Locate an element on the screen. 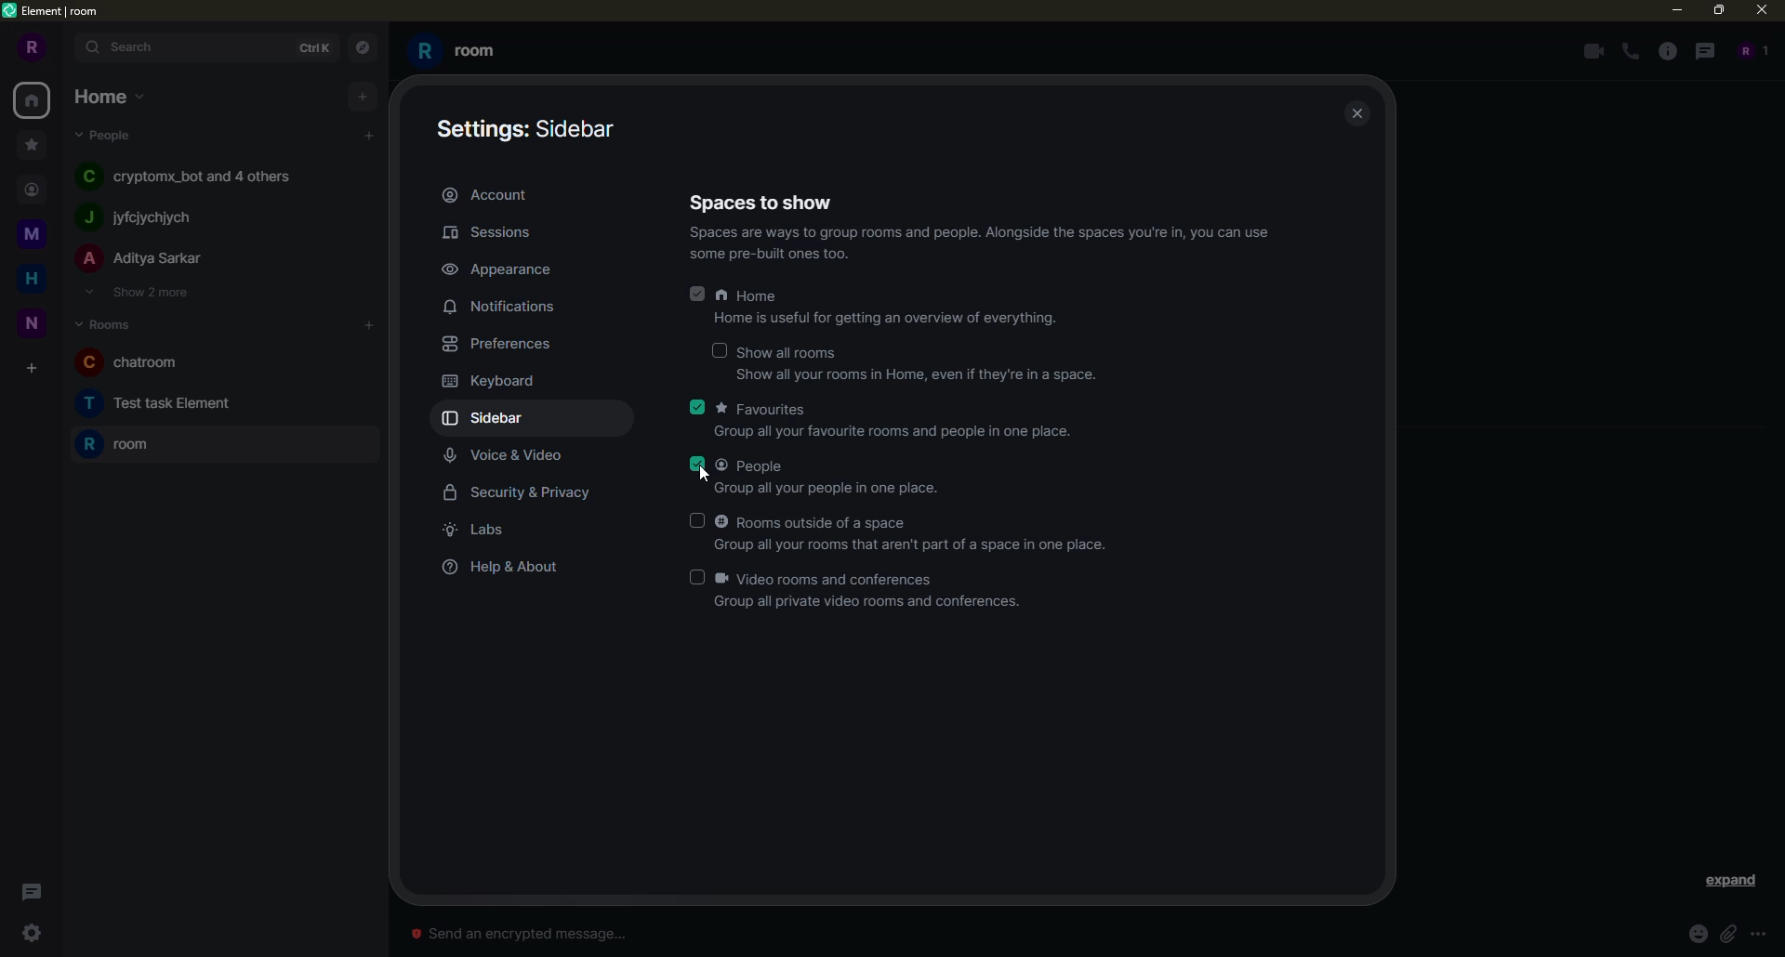 The image size is (1785, 957). selected is located at coordinates (699, 407).